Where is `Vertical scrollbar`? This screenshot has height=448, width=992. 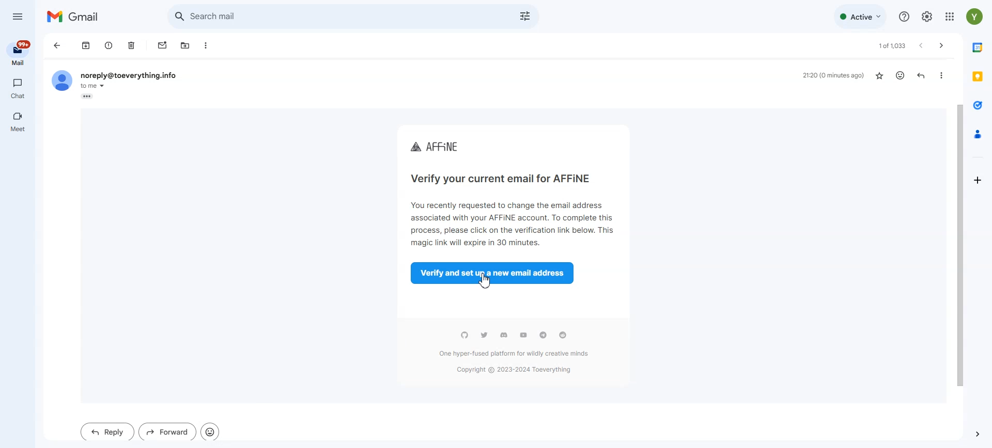
Vertical scrollbar is located at coordinates (956, 229).